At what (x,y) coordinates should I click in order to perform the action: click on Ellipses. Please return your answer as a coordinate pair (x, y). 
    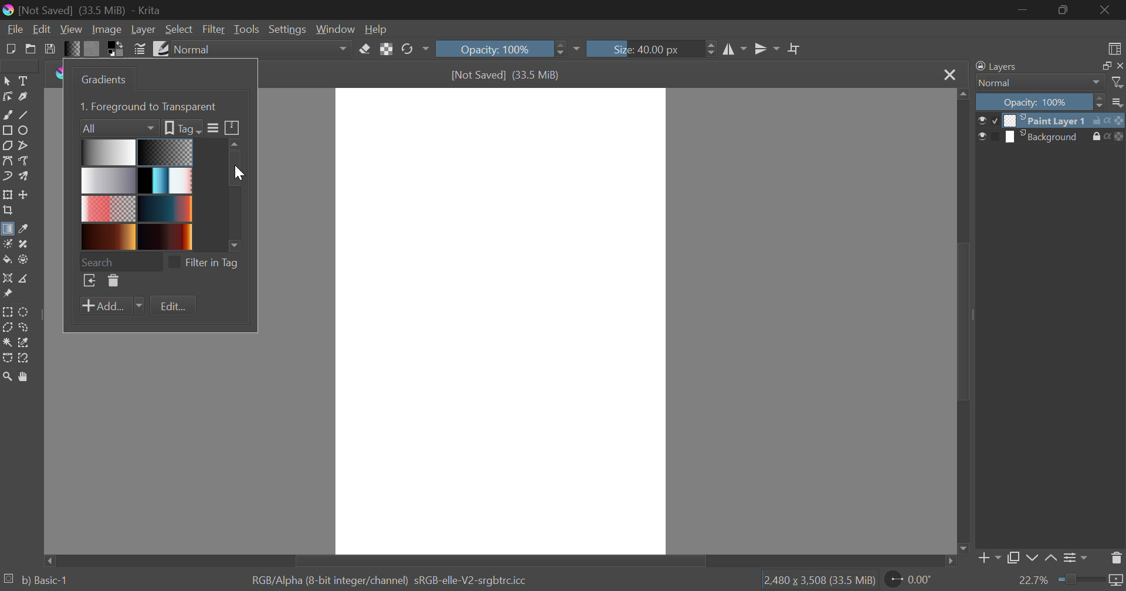
    Looking at the image, I should click on (24, 130).